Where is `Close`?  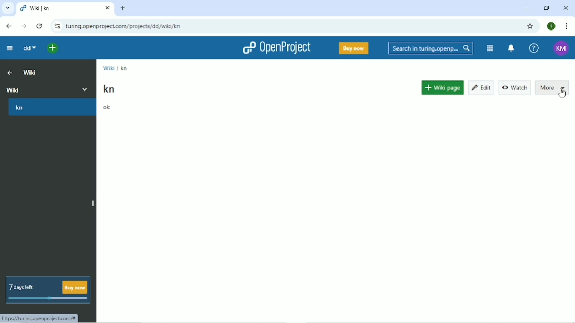
Close is located at coordinates (564, 8).